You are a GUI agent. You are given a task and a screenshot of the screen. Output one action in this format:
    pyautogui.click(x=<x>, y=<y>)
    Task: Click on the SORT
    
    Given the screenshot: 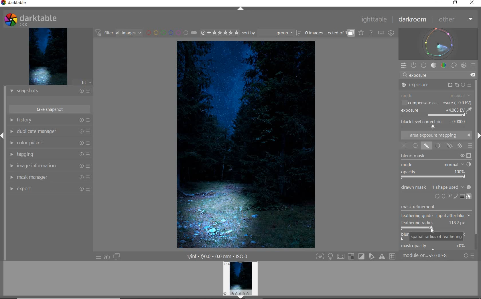 What is the action you would take?
    pyautogui.click(x=272, y=33)
    